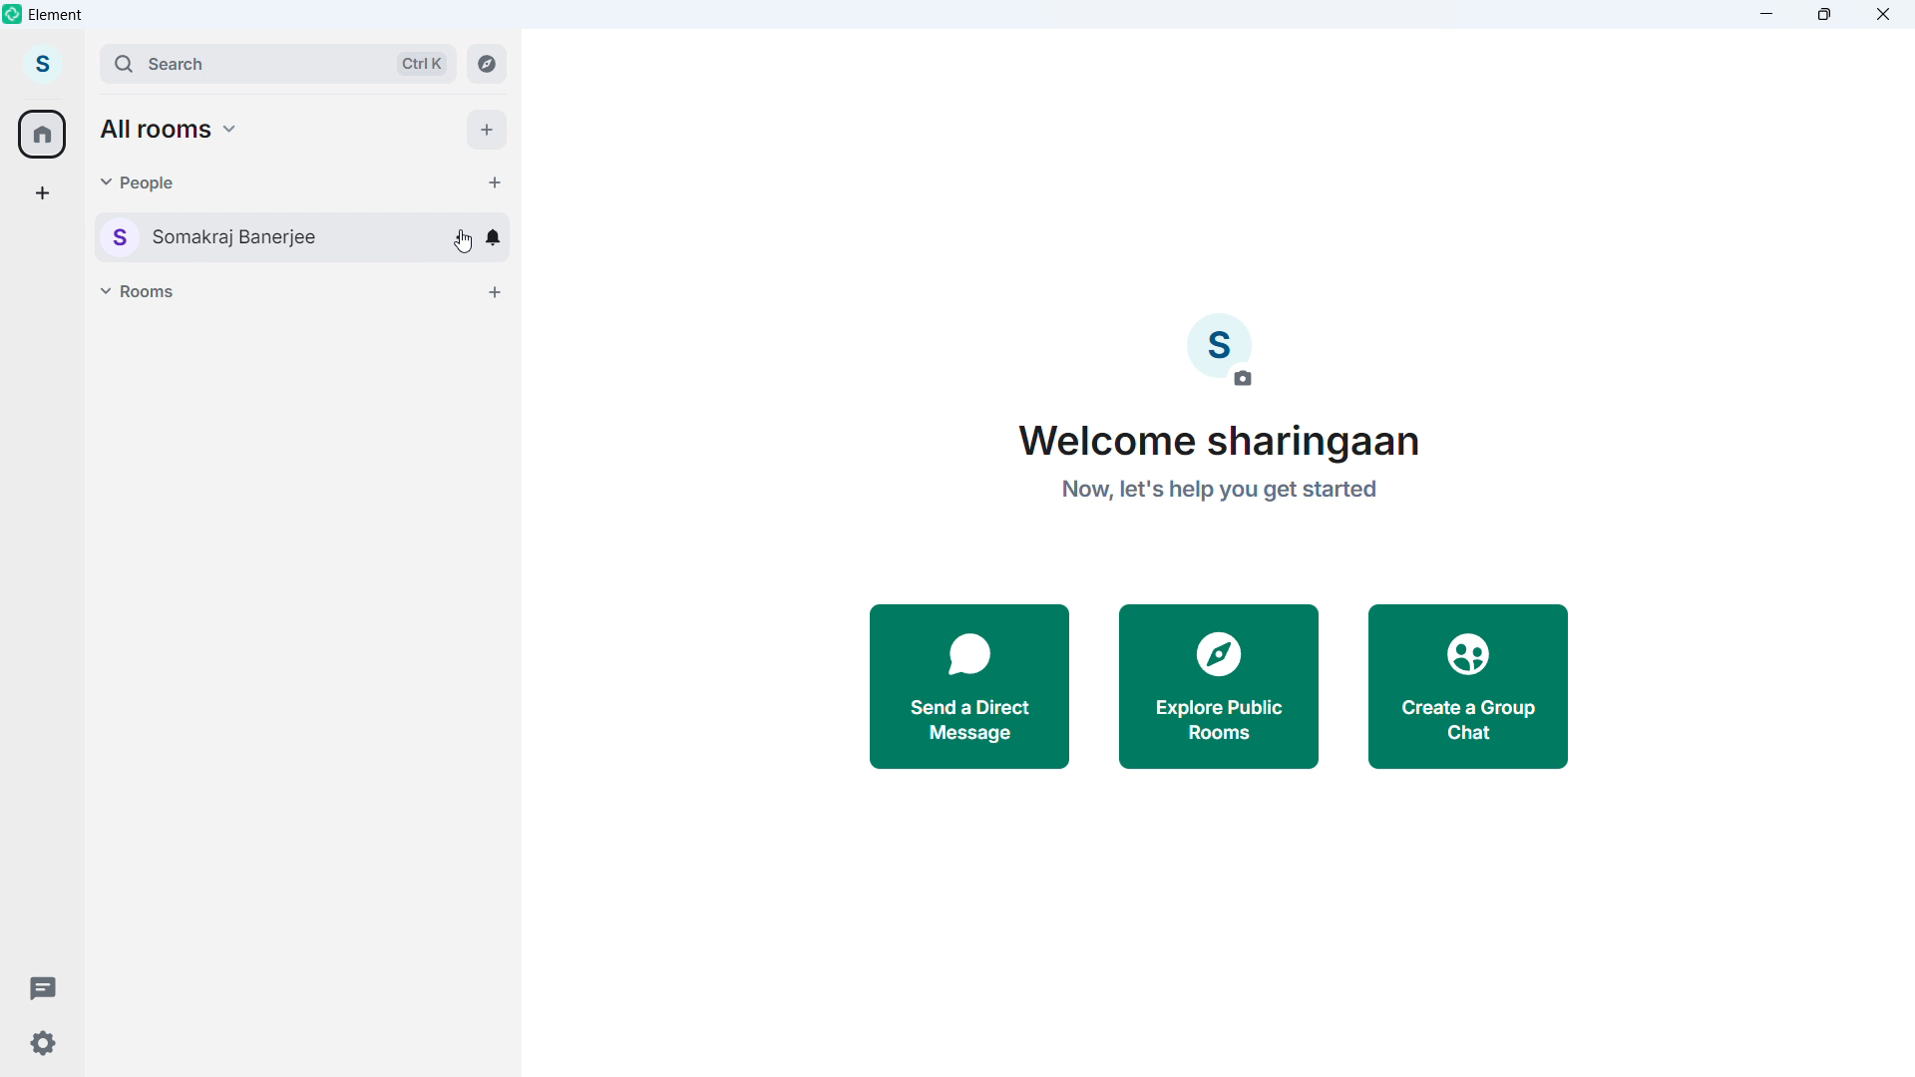 The height and width of the screenshot is (1077, 1915). What do you see at coordinates (278, 64) in the screenshot?
I see `search` at bounding box center [278, 64].